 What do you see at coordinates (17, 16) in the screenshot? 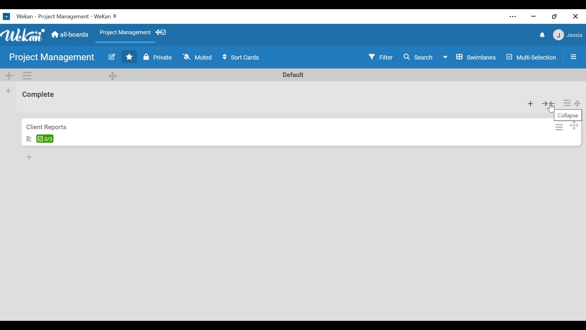
I see `Wekan Desktop icon` at bounding box center [17, 16].